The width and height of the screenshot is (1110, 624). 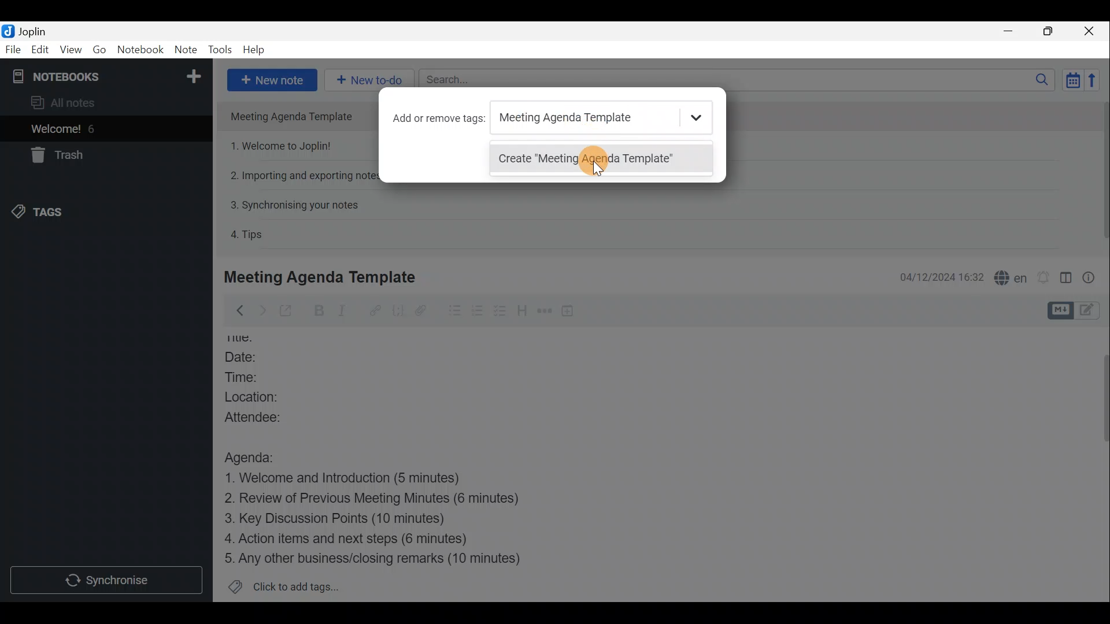 I want to click on Meeting Agenda Template, so click(x=296, y=116).